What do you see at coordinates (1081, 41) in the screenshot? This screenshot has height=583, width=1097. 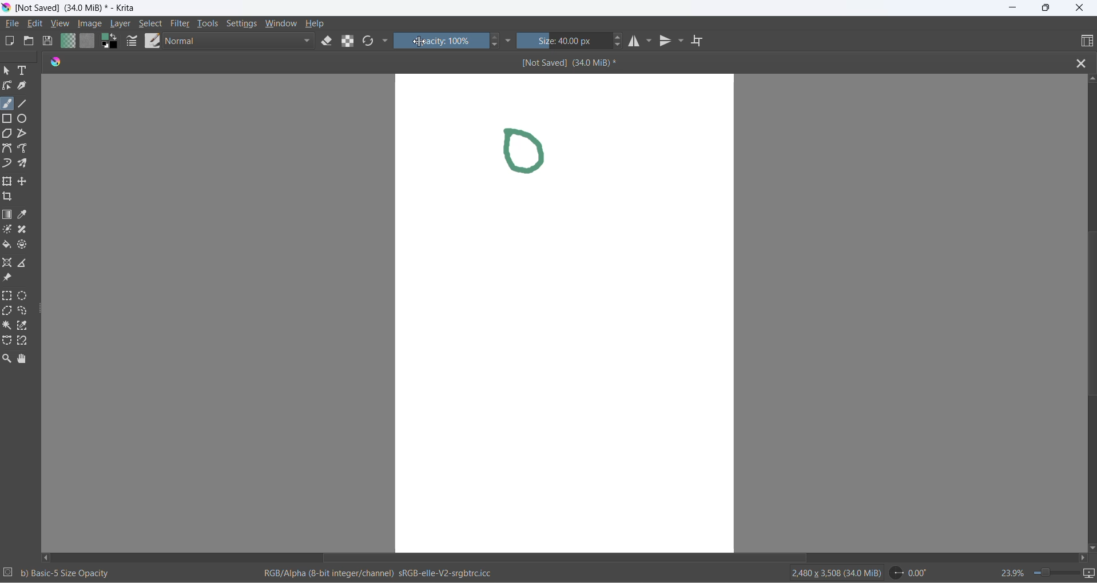 I see `choose workspace` at bounding box center [1081, 41].